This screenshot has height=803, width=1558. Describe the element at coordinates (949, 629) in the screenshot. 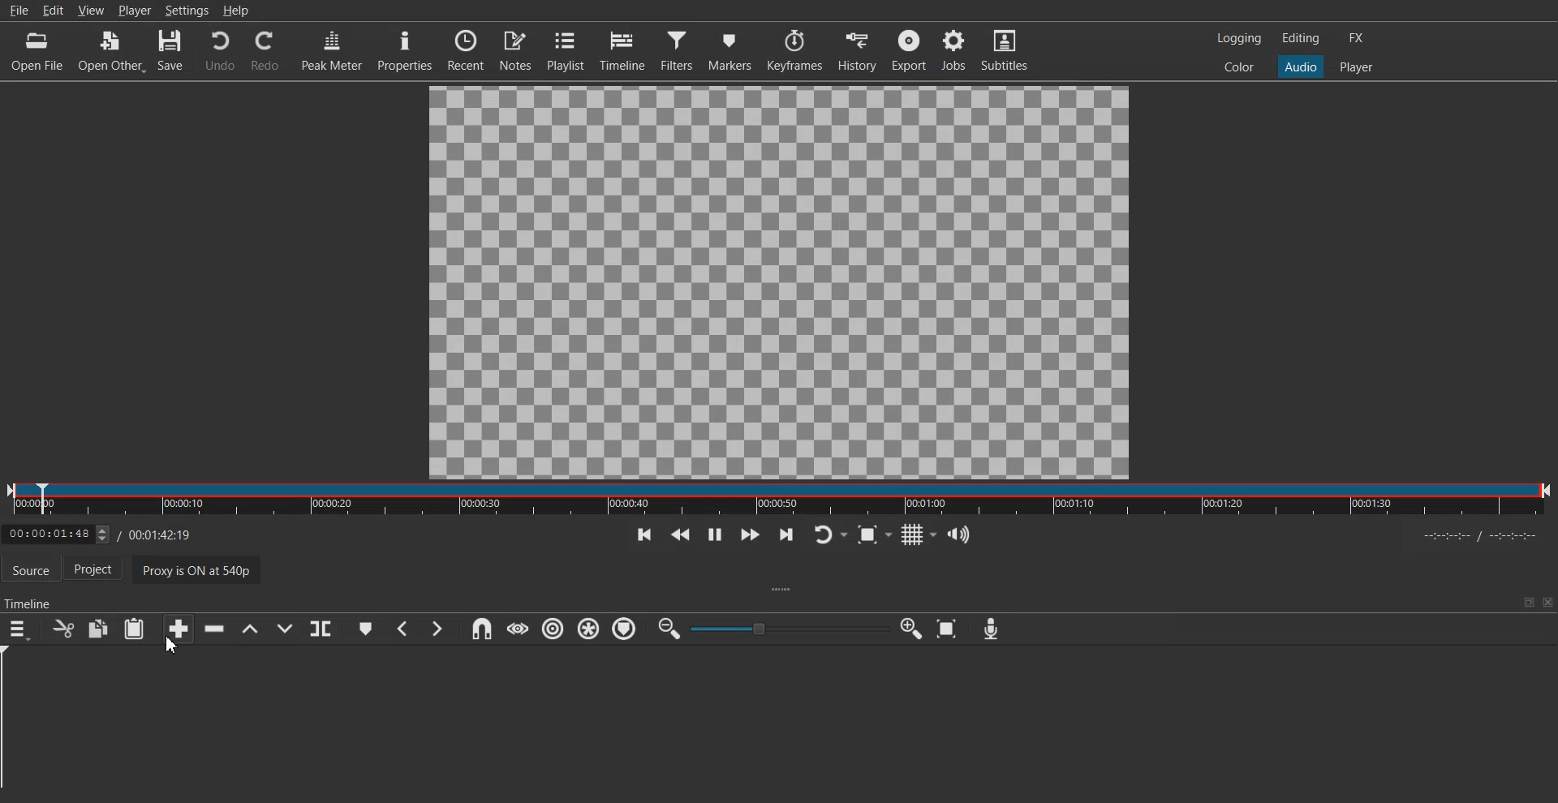

I see `Zoom timeline to fit` at that location.